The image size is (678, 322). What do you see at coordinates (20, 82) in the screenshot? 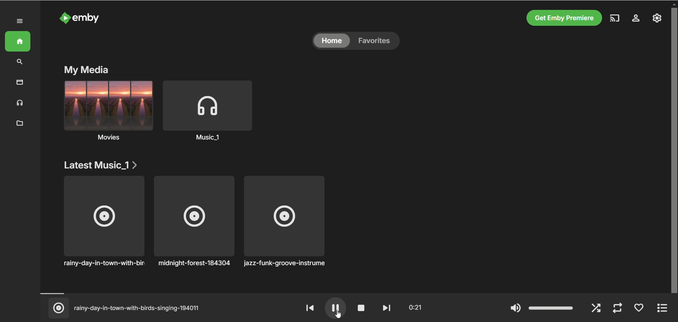
I see `movies` at bounding box center [20, 82].